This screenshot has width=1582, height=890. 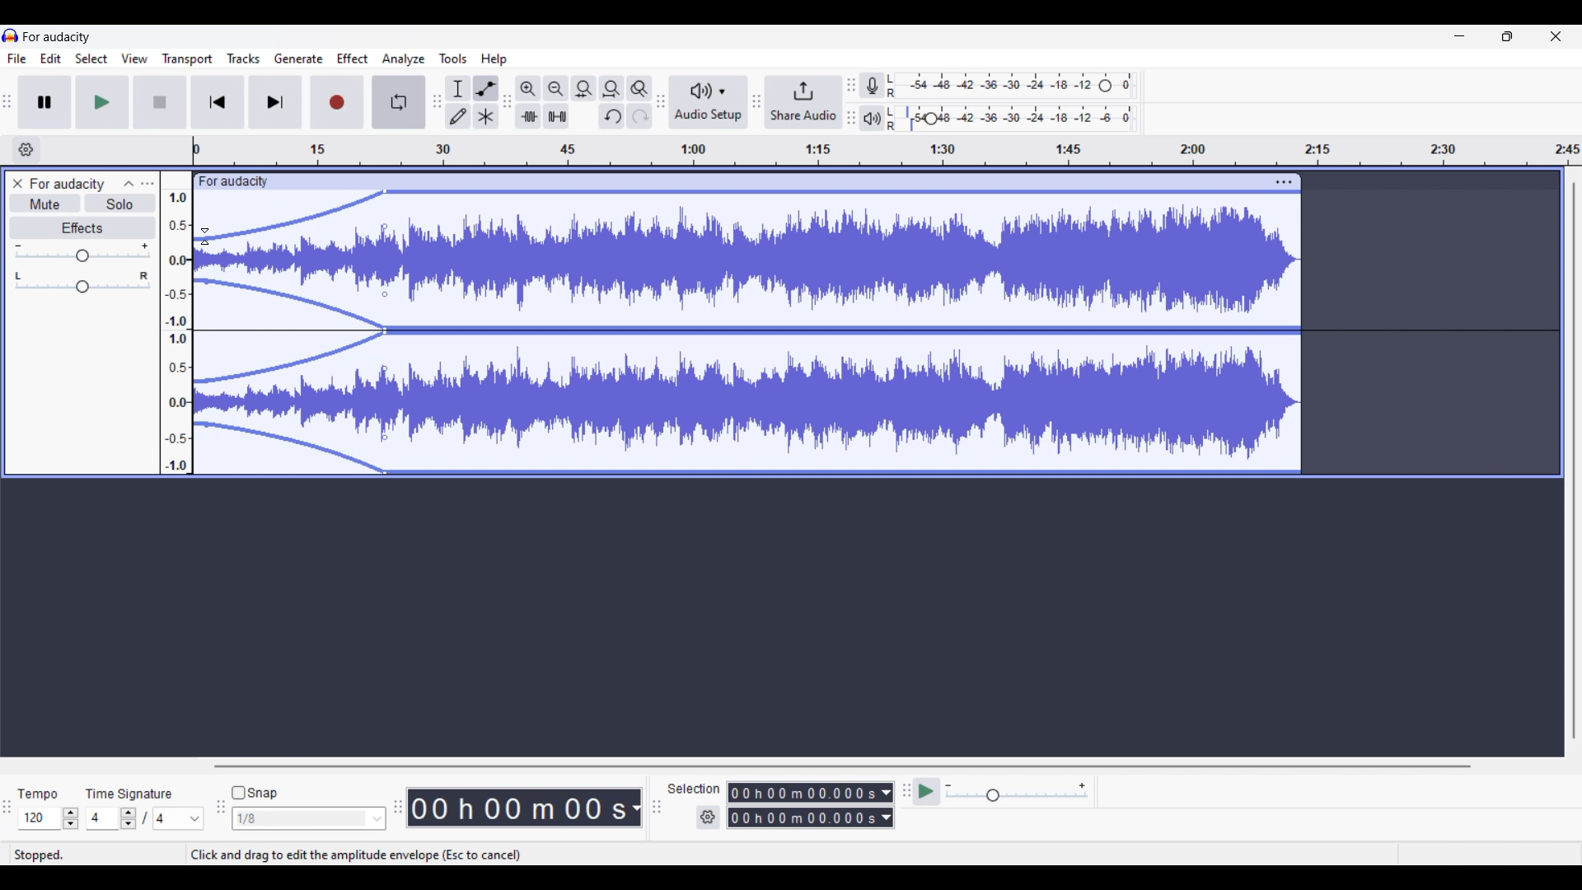 I want to click on Record meter, so click(x=872, y=85).